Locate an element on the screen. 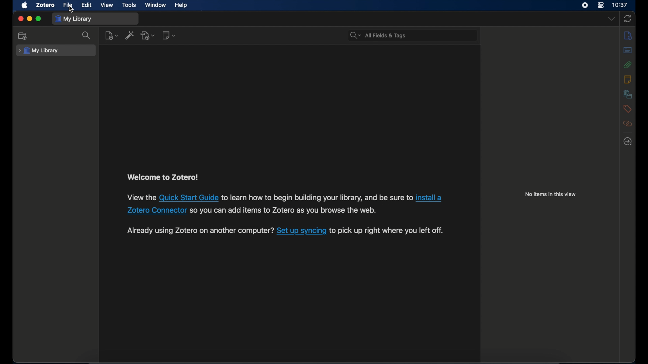  notes is located at coordinates (627, 79).